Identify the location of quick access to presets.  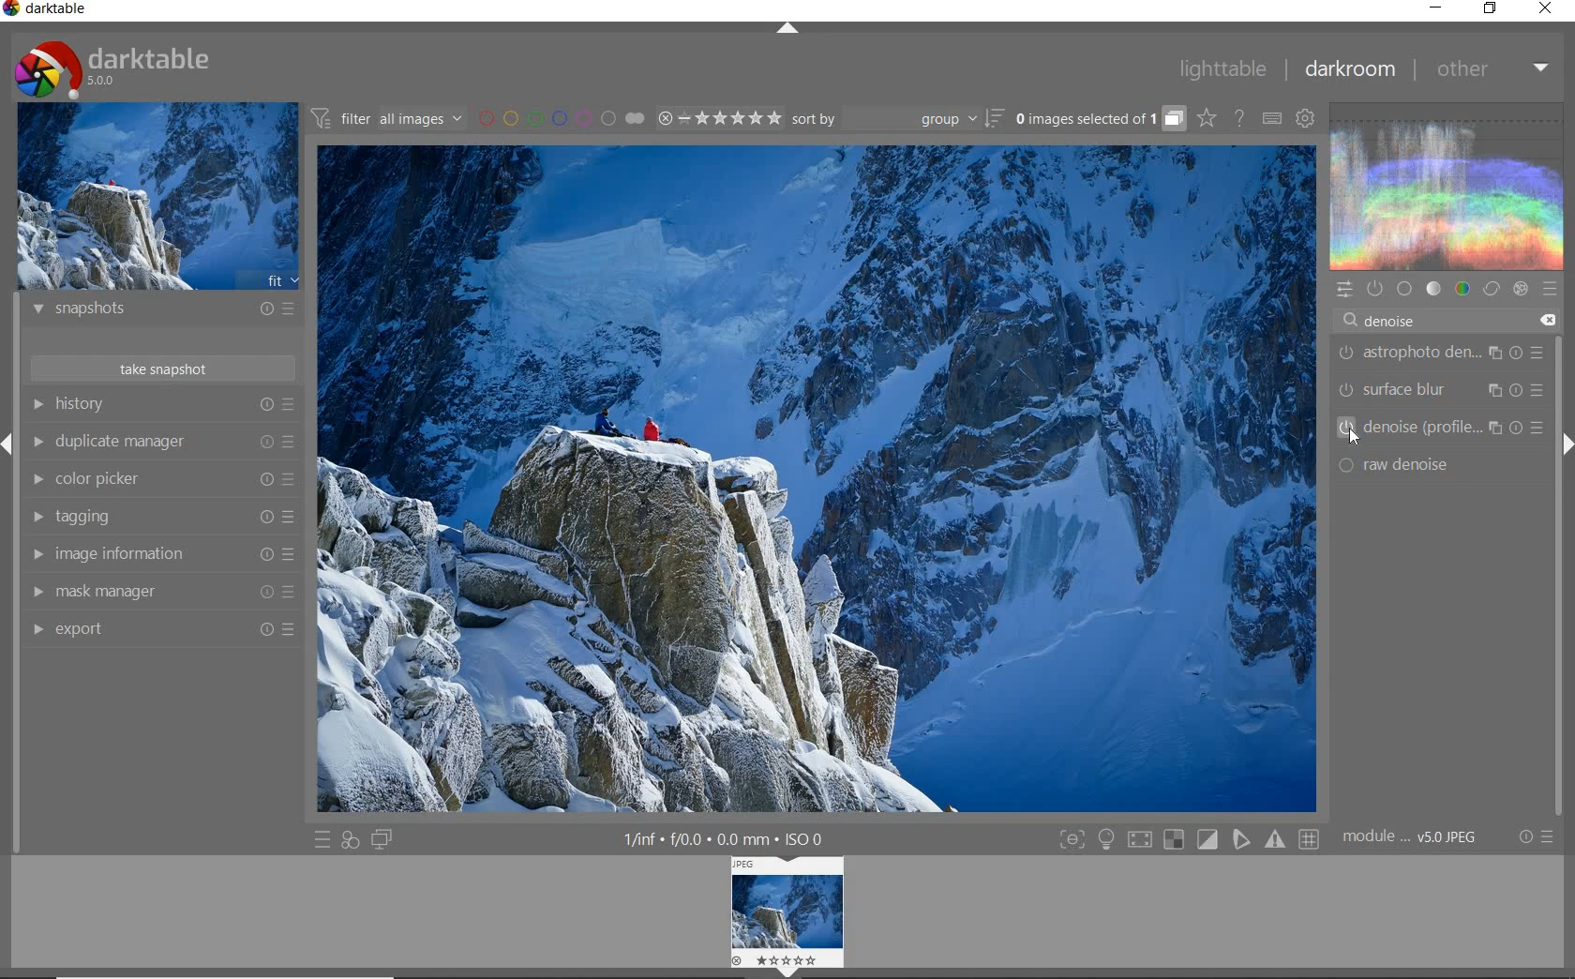
(322, 840).